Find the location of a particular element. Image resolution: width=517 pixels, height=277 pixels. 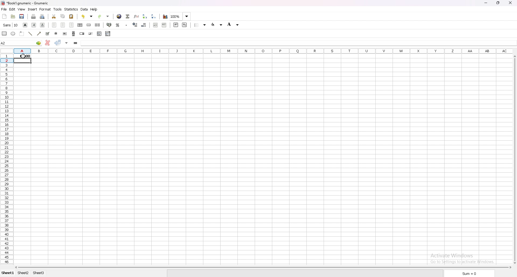

print is located at coordinates (33, 16).